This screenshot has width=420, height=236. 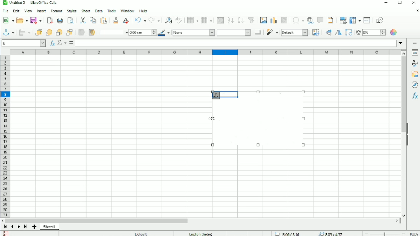 What do you see at coordinates (212, 33) in the screenshot?
I see `Area style` at bounding box center [212, 33].